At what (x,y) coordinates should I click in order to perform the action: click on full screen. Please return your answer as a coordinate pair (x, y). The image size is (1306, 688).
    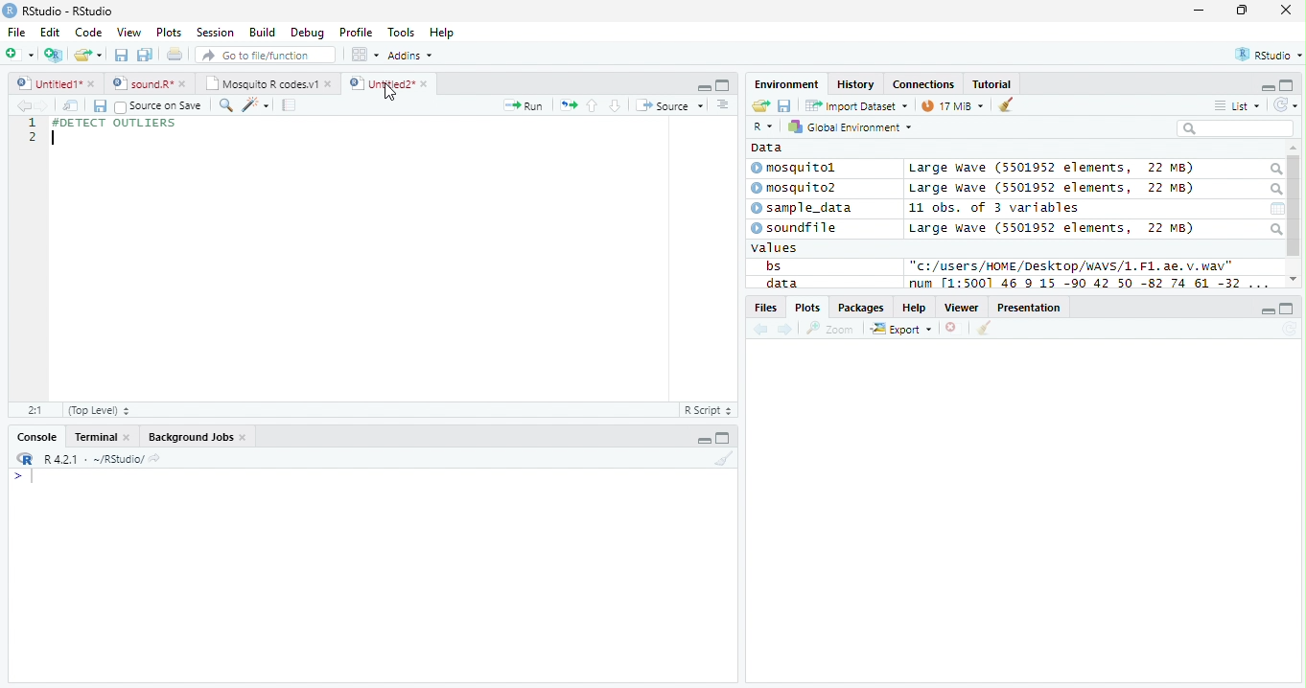
    Looking at the image, I should click on (723, 437).